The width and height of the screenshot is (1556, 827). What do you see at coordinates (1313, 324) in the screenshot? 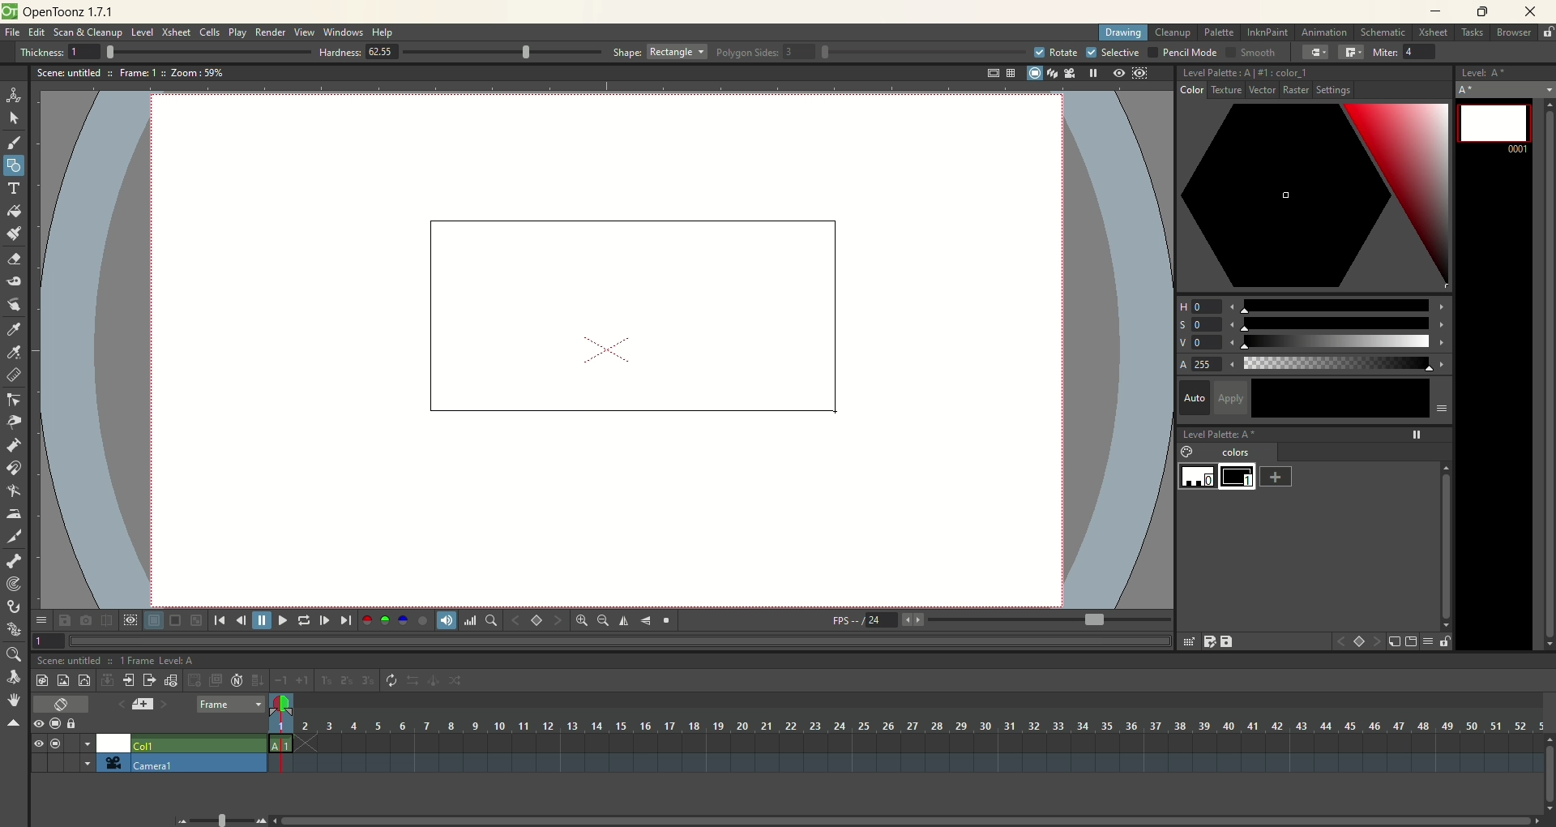
I see `saturation` at bounding box center [1313, 324].